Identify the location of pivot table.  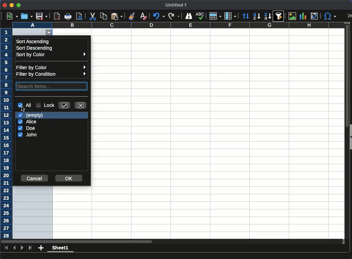
(315, 16).